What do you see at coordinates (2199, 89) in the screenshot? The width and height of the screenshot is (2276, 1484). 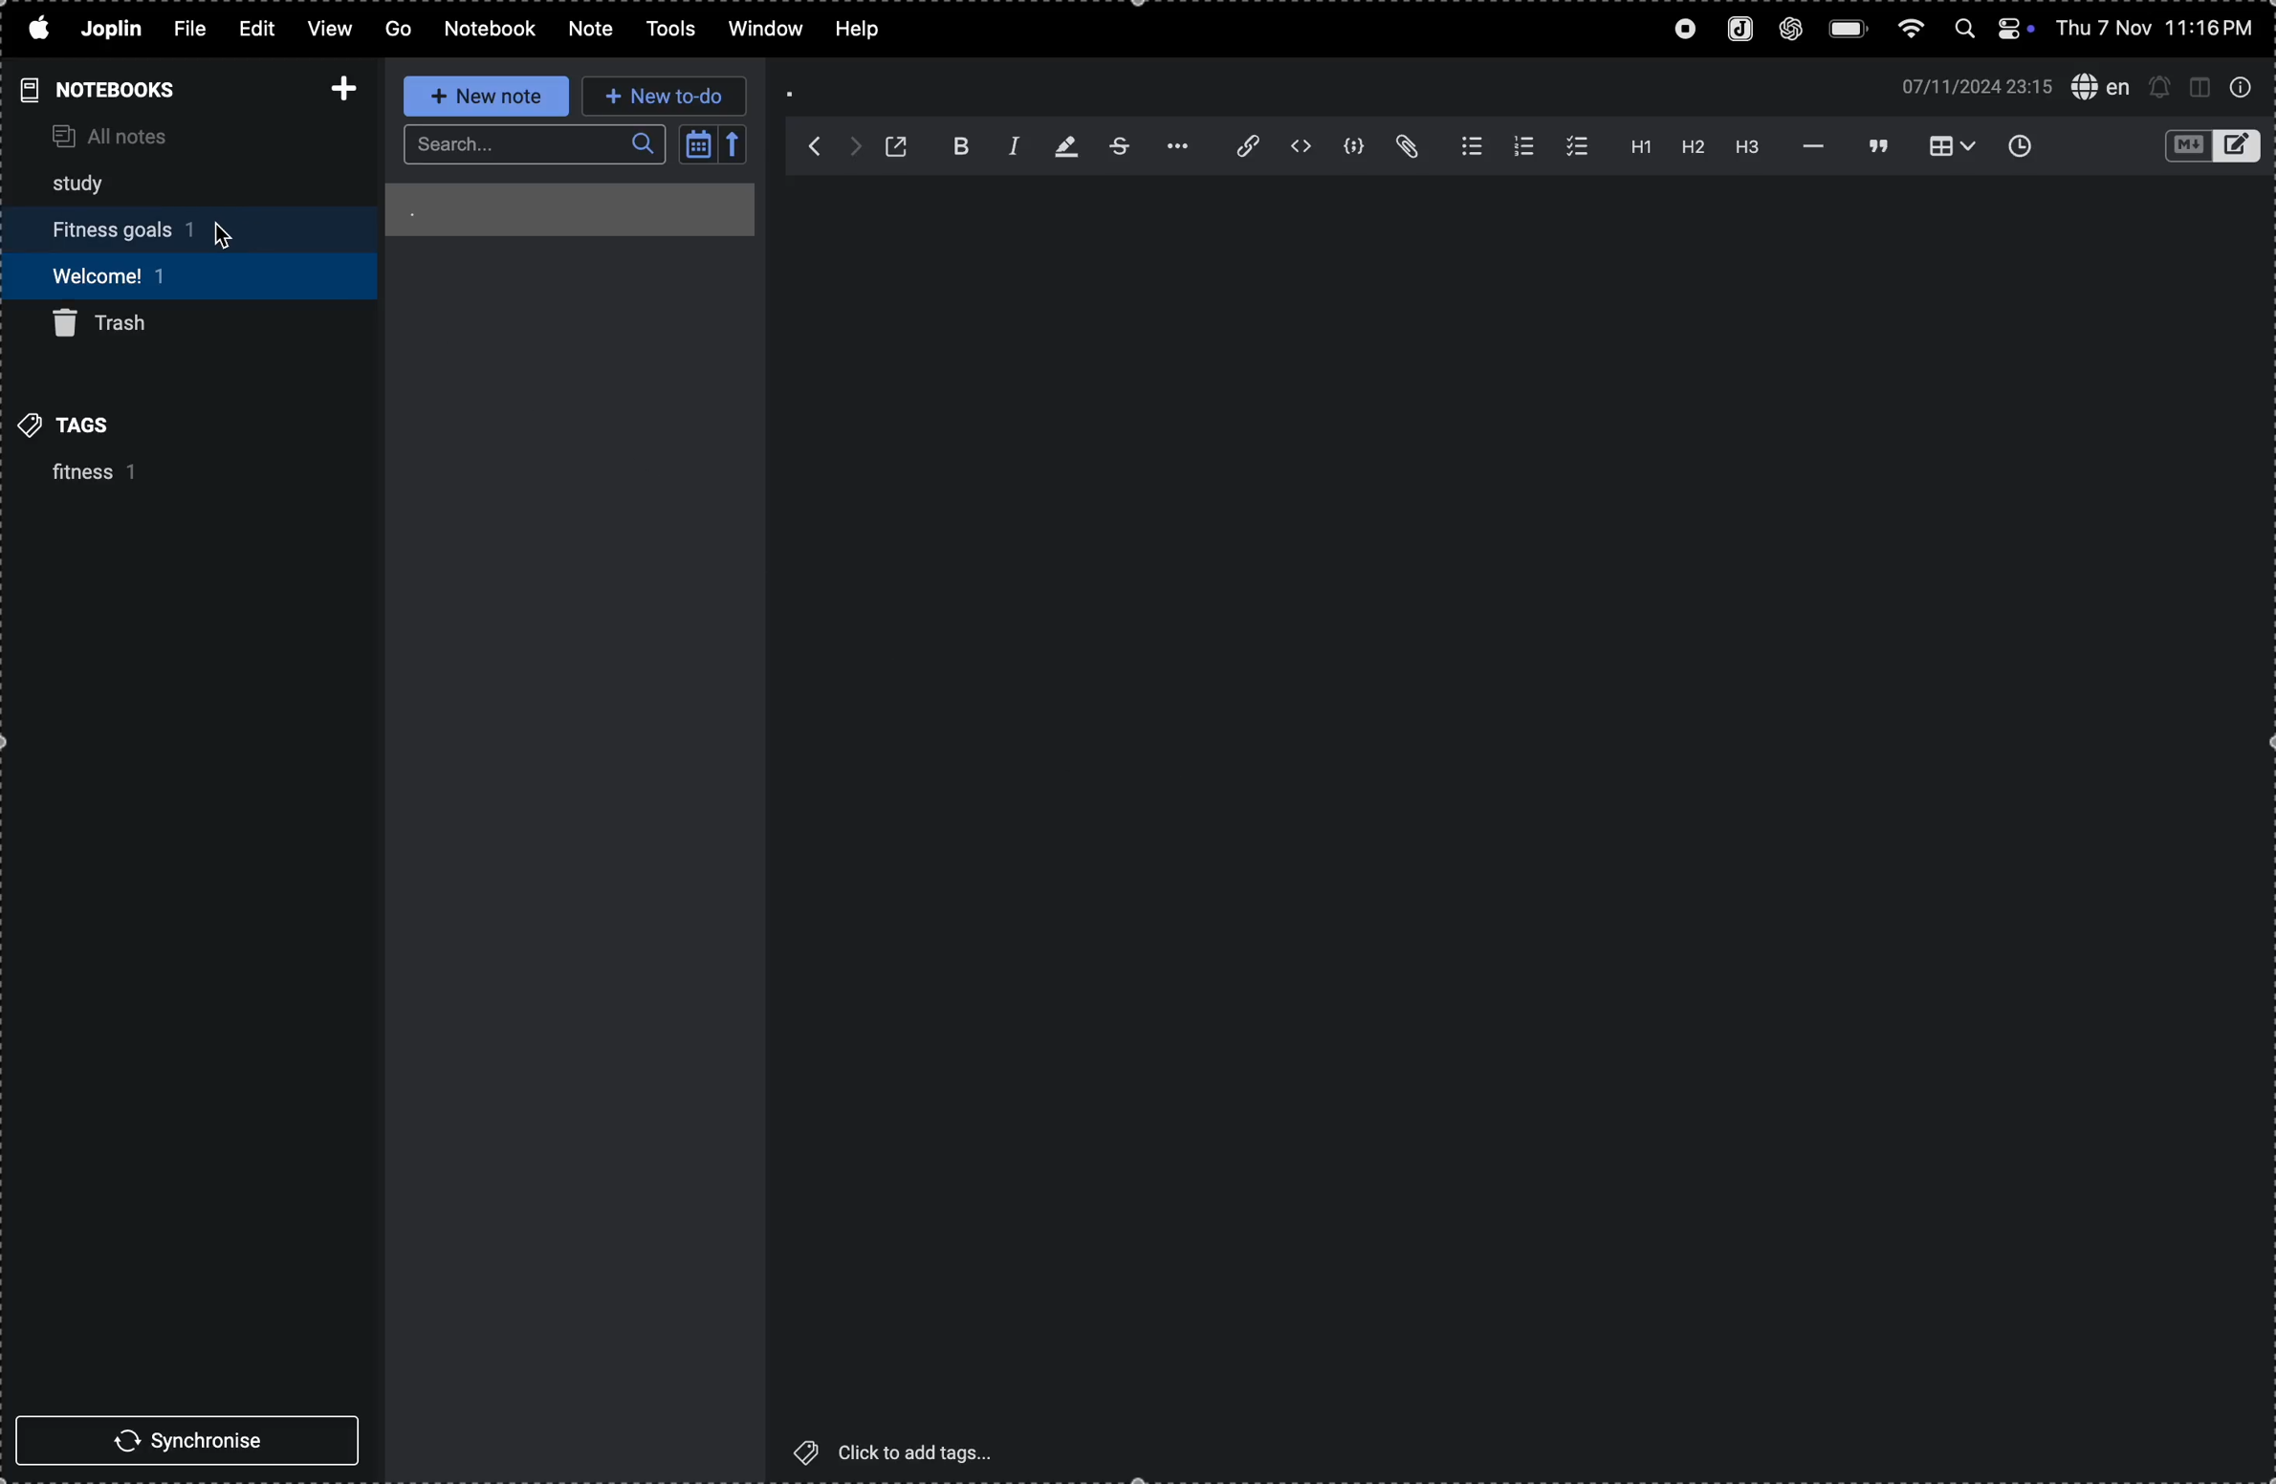 I see `toggle editor layout` at bounding box center [2199, 89].